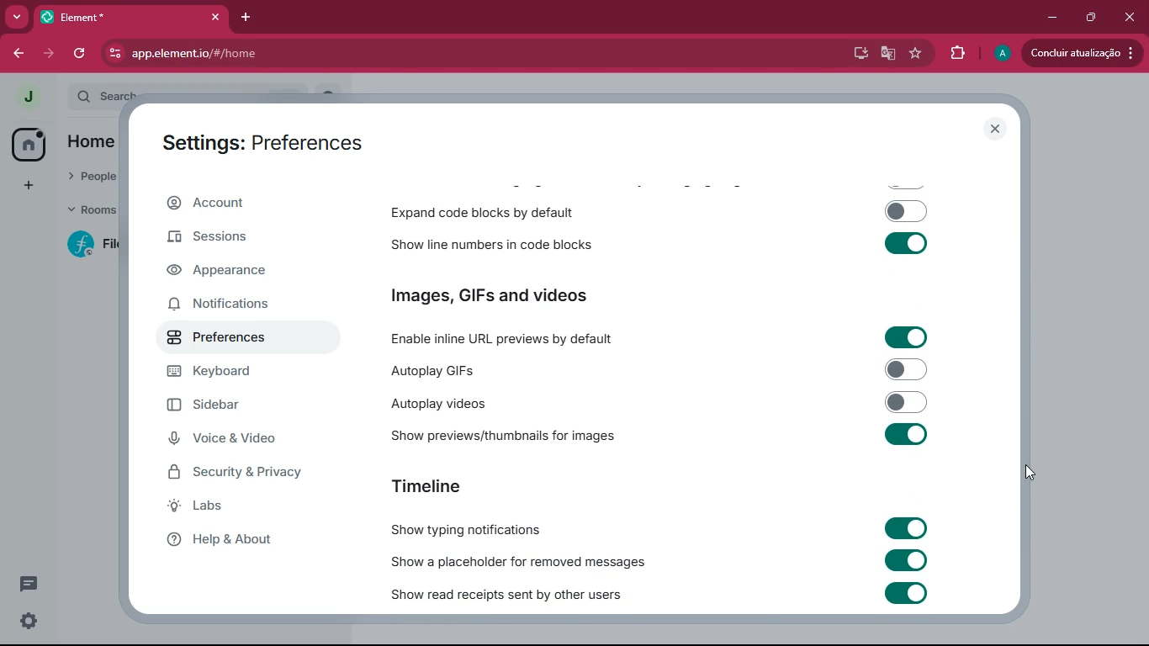 The width and height of the screenshot is (1149, 646). I want to click on help & about, so click(242, 541).